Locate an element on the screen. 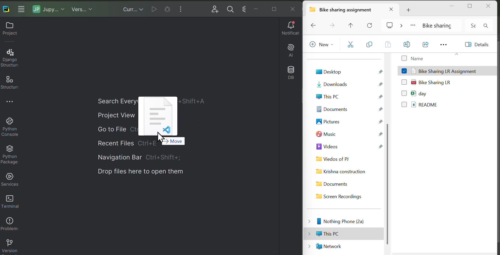 The height and width of the screenshot is (255, 500). File is located at coordinates (162, 123).